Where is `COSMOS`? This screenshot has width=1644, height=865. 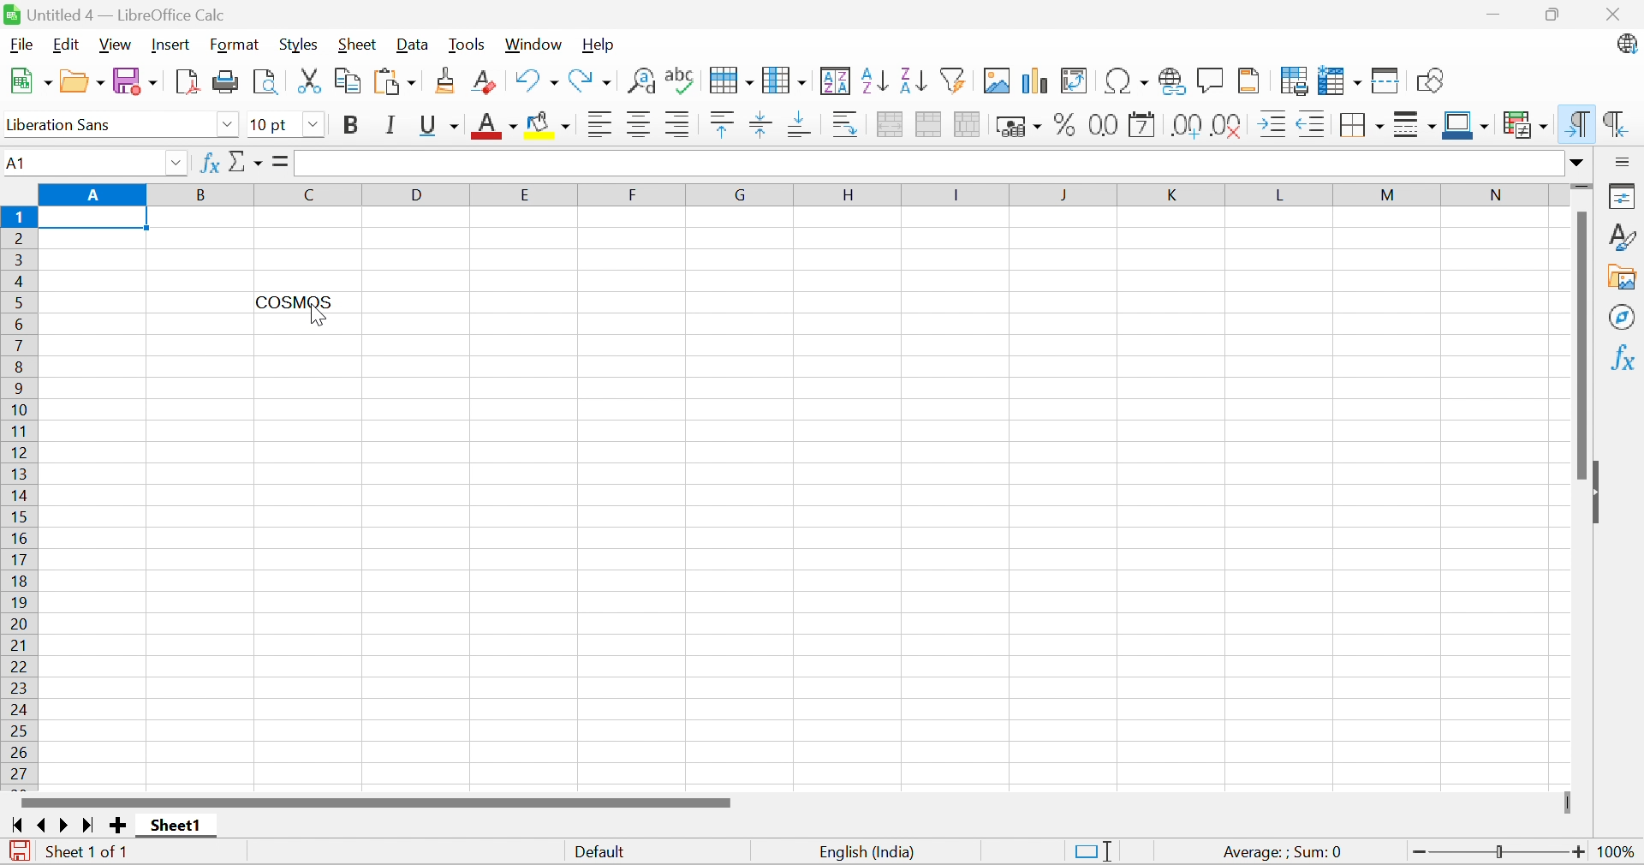
COSMOS is located at coordinates (295, 299).